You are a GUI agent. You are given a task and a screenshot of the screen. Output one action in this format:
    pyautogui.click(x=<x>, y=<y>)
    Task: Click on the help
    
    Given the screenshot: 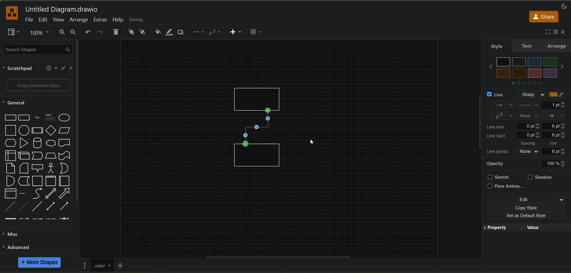 What is the action you would take?
    pyautogui.click(x=48, y=69)
    